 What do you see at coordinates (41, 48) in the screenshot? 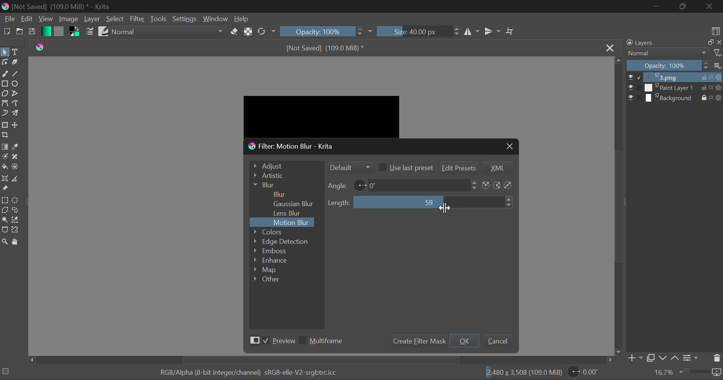
I see `Krita Logo` at bounding box center [41, 48].